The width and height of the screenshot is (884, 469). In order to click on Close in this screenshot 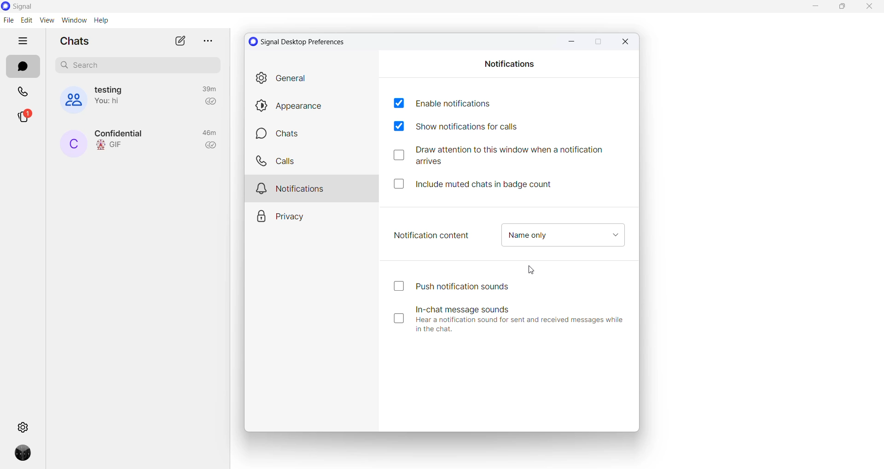, I will do `click(628, 42)`.